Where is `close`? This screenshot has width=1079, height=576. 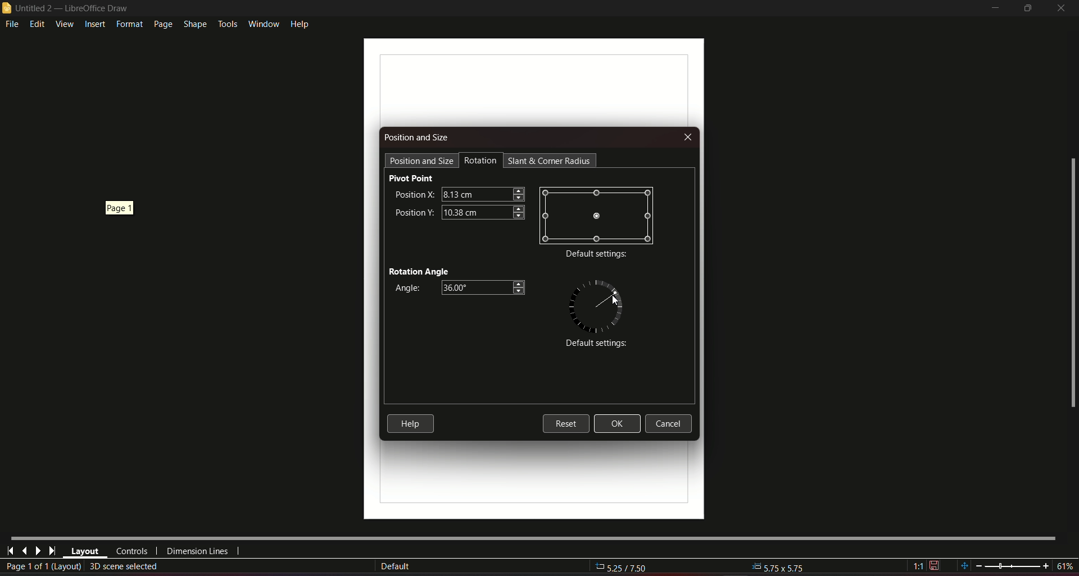
close is located at coordinates (1062, 8).